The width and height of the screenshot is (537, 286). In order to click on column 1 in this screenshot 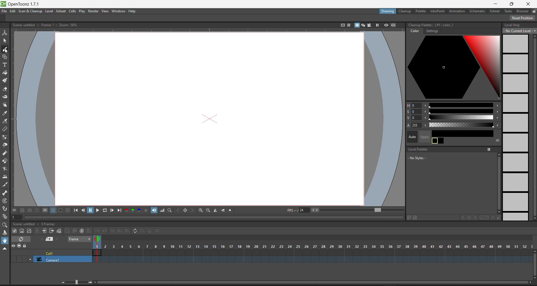, I will do `click(61, 251)`.